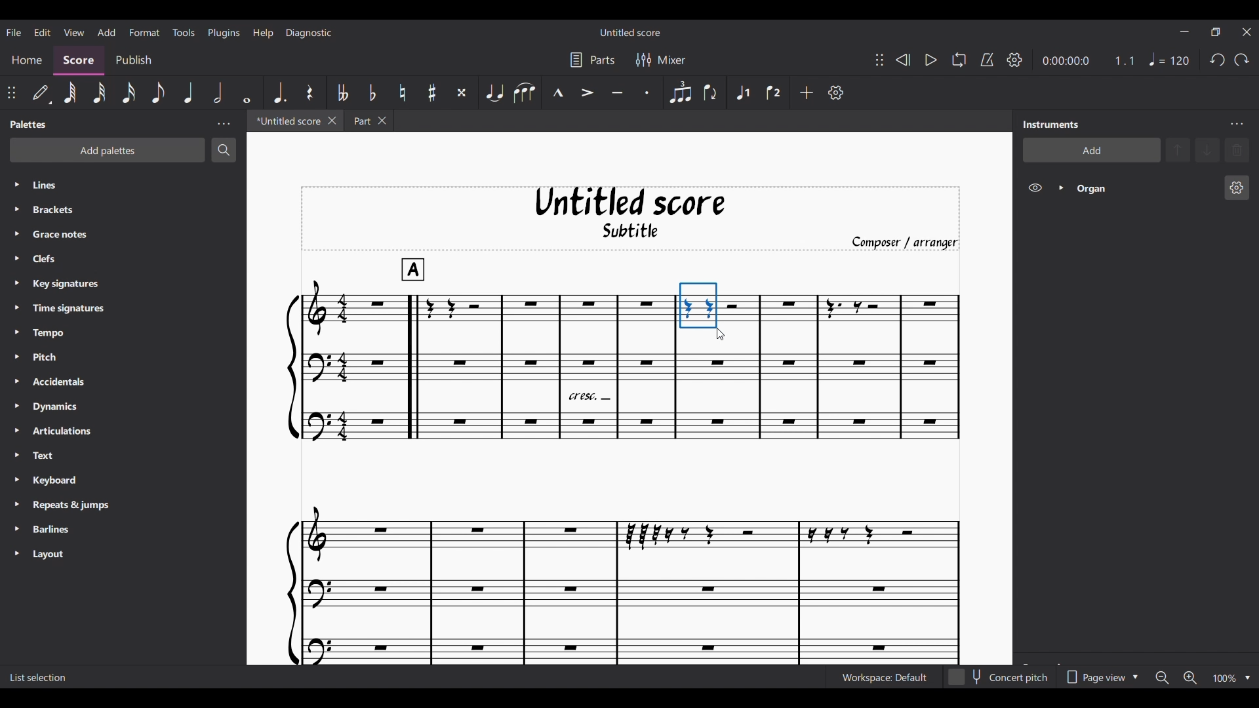  Describe the element at coordinates (1241, 60) in the screenshot. I see `Redo` at that location.